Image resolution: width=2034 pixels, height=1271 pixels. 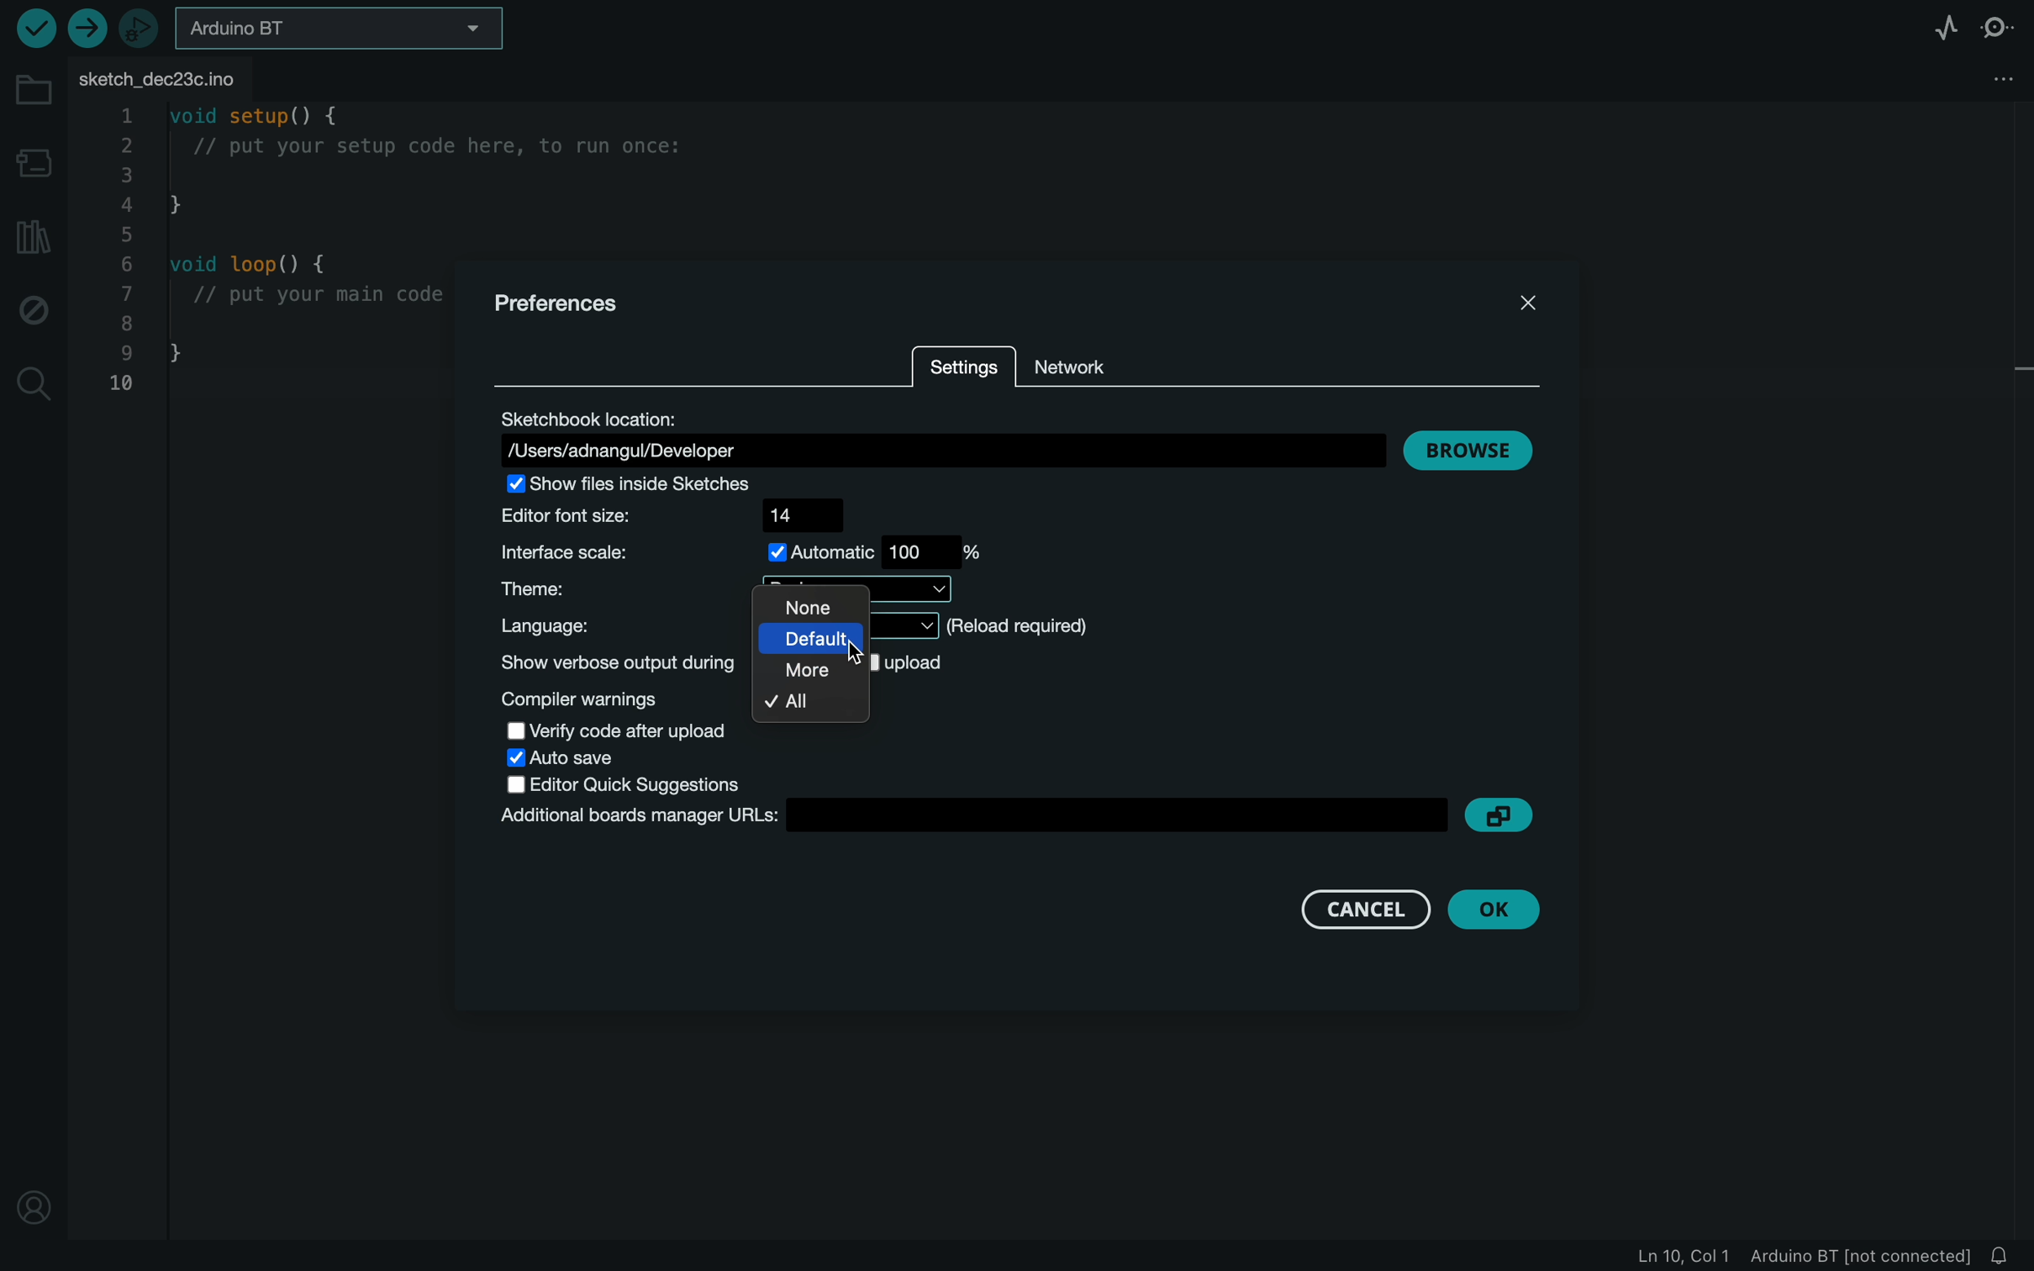 What do you see at coordinates (613, 626) in the screenshot?
I see `language` at bounding box center [613, 626].